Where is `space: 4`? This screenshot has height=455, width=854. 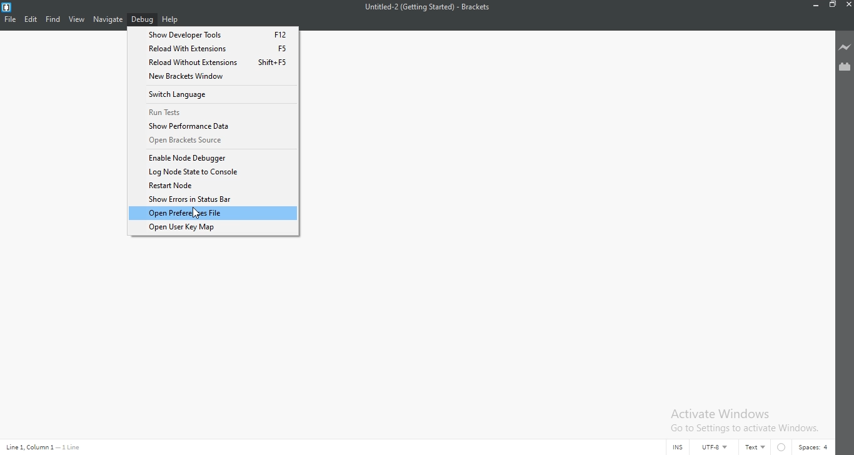
space: 4 is located at coordinates (815, 447).